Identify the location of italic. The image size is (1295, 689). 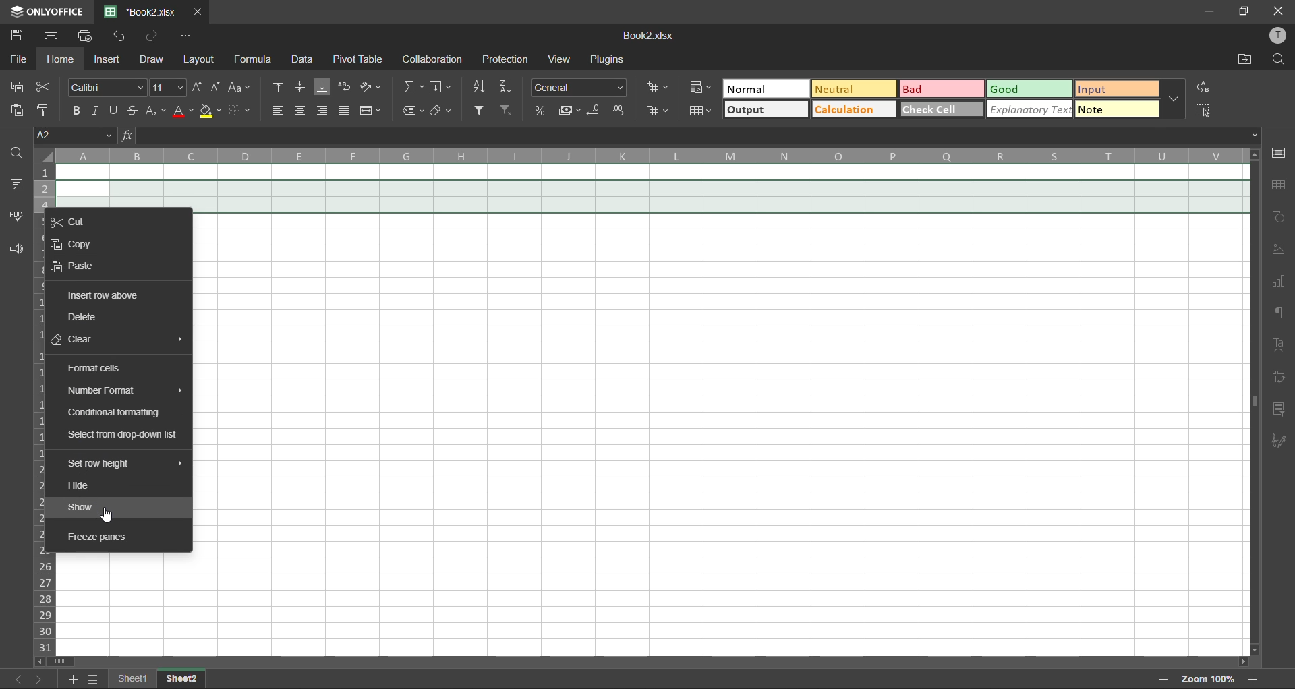
(96, 109).